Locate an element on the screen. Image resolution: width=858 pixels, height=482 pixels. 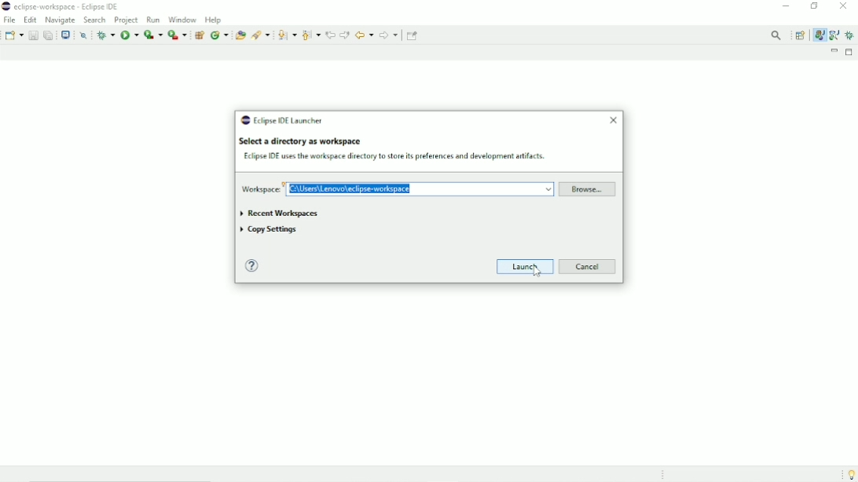
Select a directory as workspace is located at coordinates (299, 141).